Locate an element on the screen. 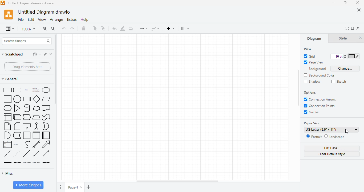 This screenshot has height=192, width=364. US-Letter is located at coordinates (331, 129).